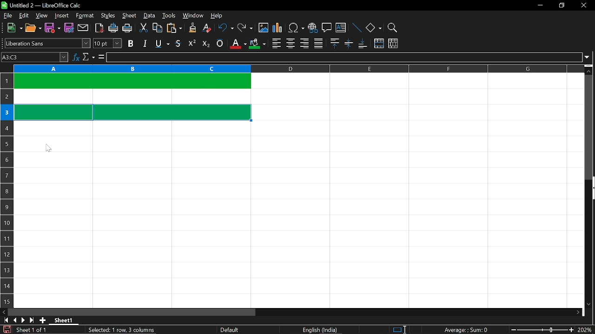  Describe the element at coordinates (174, 28) in the screenshot. I see `paste` at that location.